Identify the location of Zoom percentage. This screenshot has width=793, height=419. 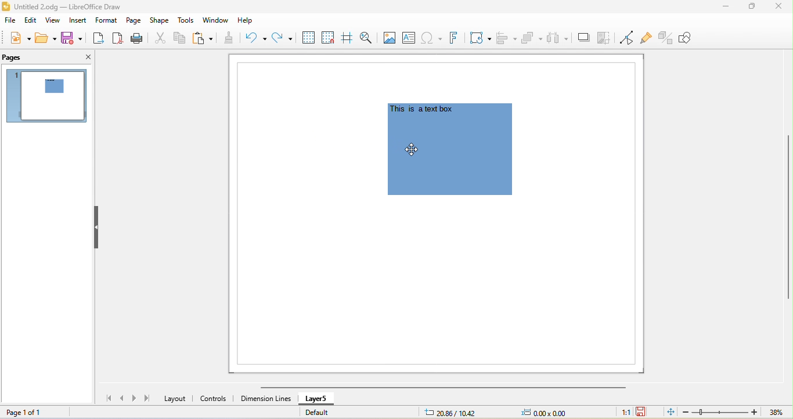
(776, 413).